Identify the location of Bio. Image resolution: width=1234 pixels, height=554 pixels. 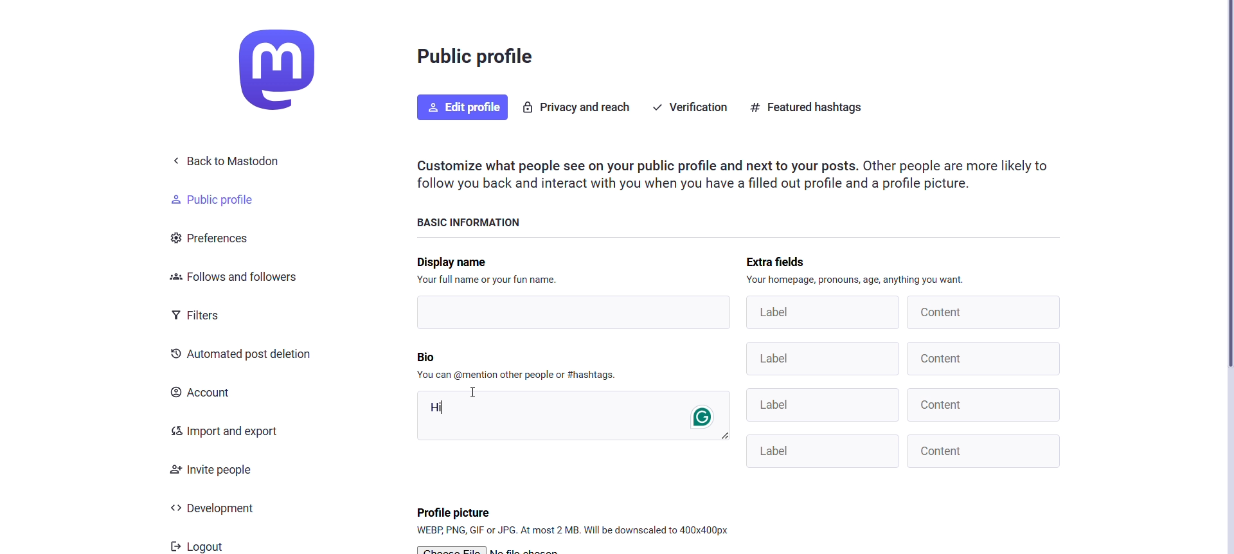
(437, 356).